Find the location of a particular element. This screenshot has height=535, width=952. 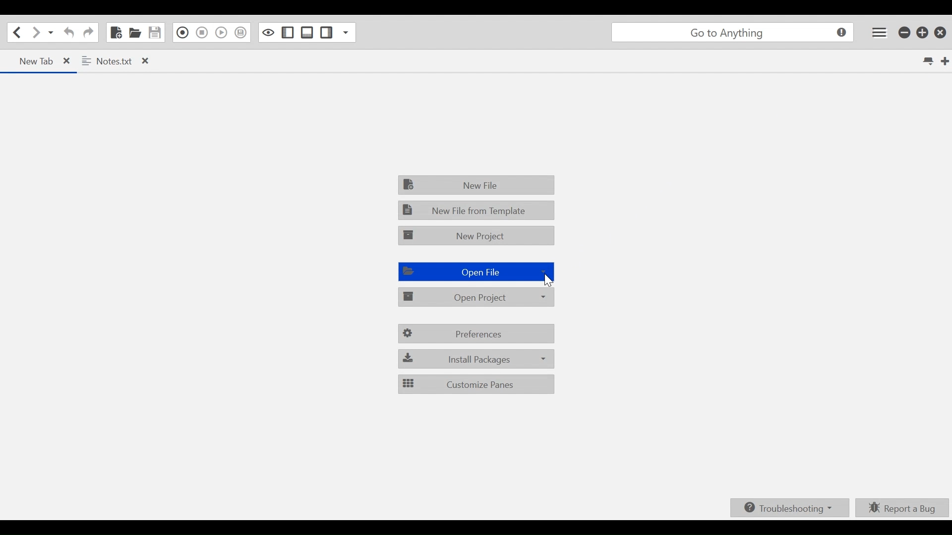

Show/ide Bottom Sidebar is located at coordinates (305, 32).